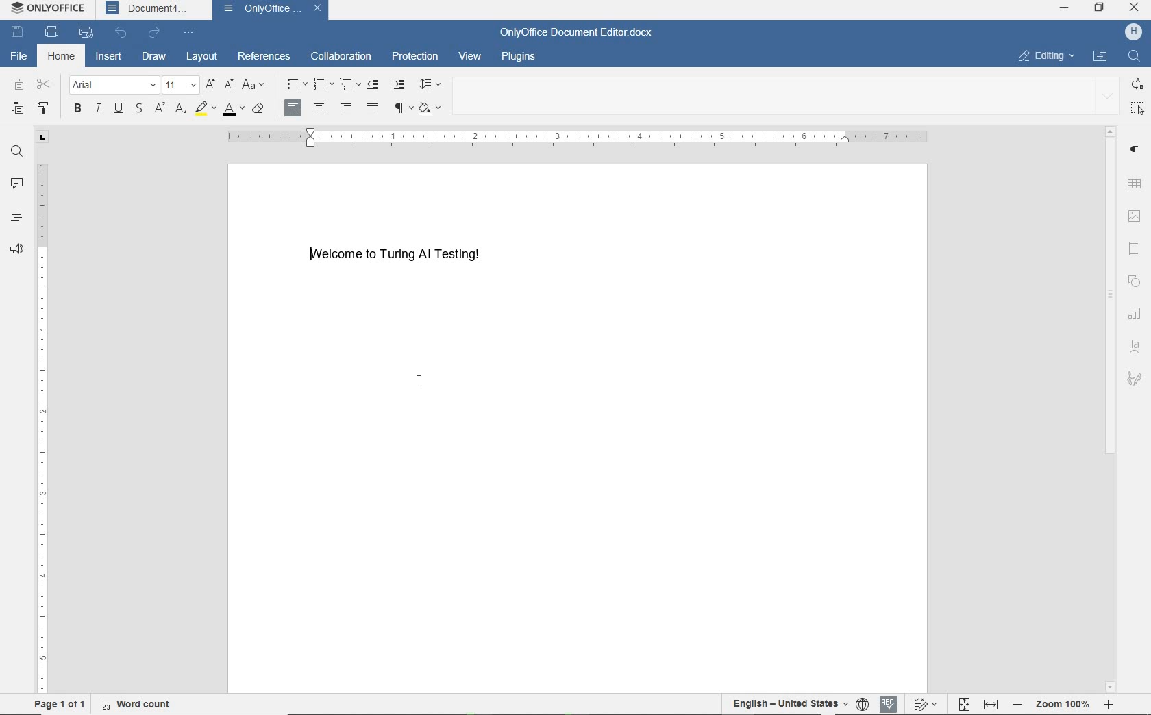  What do you see at coordinates (98, 110) in the screenshot?
I see `italic` at bounding box center [98, 110].